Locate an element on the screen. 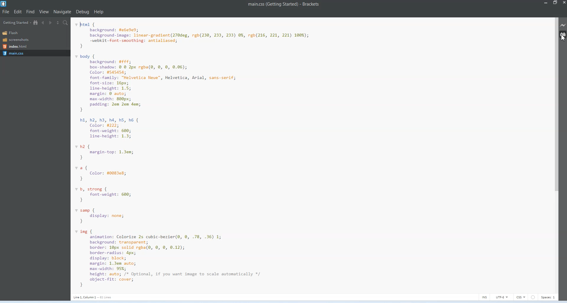 The height and width of the screenshot is (303, 567). v html {
background: #e6eded;
background-image: linear-gradient(270deg, rgb(230, 233, 233) 0%, rgb(216, 221, 221) 100%);
-webkit-font-smoothing: antialiased;
}
v body {
background: #FFf;
box-shadow: © @ 2px rgba(e, ©, 8, 0.06);
Color: #545454;
font-family: "Helvetica Neue", Helvetica, Arial, sans-serif;
font-size: 16px;
line-height: 1.5;
margin: @ auto;
max-width: 800px;
padding: 2em 2em dem;
}
hi, h2, h3, ha, hS, h6 {
Color: #222;
font-weight: 660;
line-height: 1.3;
vh2 {
margin-top: 1.3em;
}
va{
Color: #0083e8;
}
vb, strong {
font-weight: 660;
}
v samp {
display: none;
}
v img {
animation: Colorize 2s cubic-bezier(@, 0, .78, .36) 1;
background: transparent;
border: 16px solid rgba(9, ©, 8, 0.12);
border-radius: 4px;
display: block;
margin: 1.3em auto;
max-width: 95%;
height: auto; /* Optional, if you want image to scale automatically */
object-fit: cover;
} is located at coordinates (204, 154).